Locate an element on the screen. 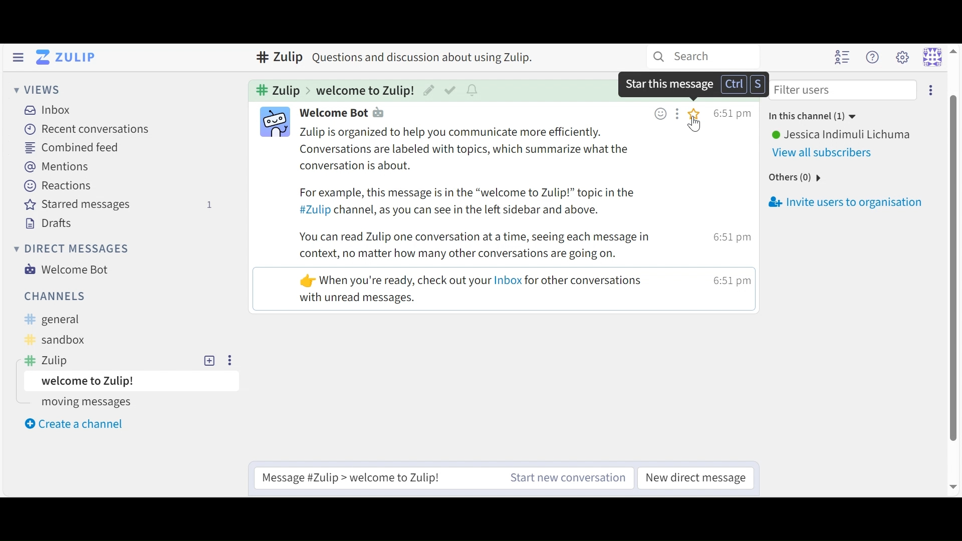 The image size is (962, 541). New Channel message is located at coordinates (568, 477).